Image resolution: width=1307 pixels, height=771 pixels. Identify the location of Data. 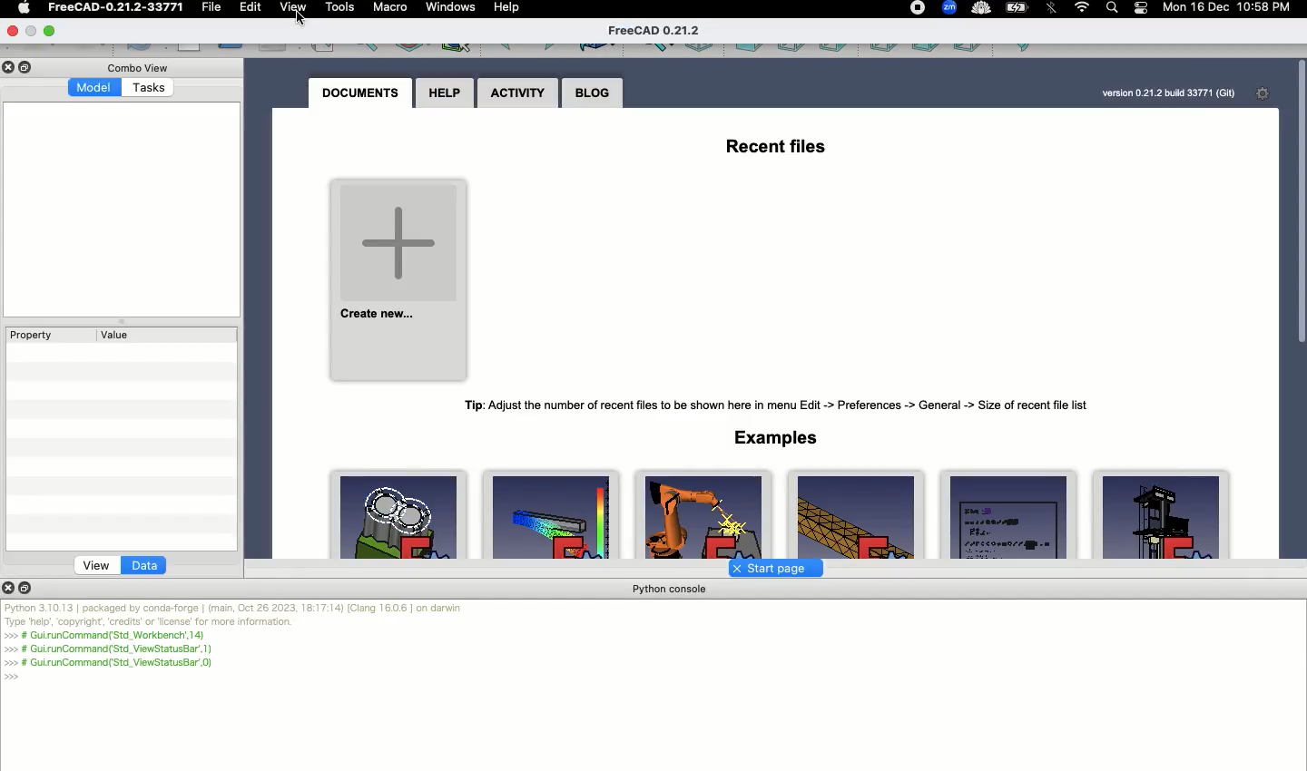
(145, 566).